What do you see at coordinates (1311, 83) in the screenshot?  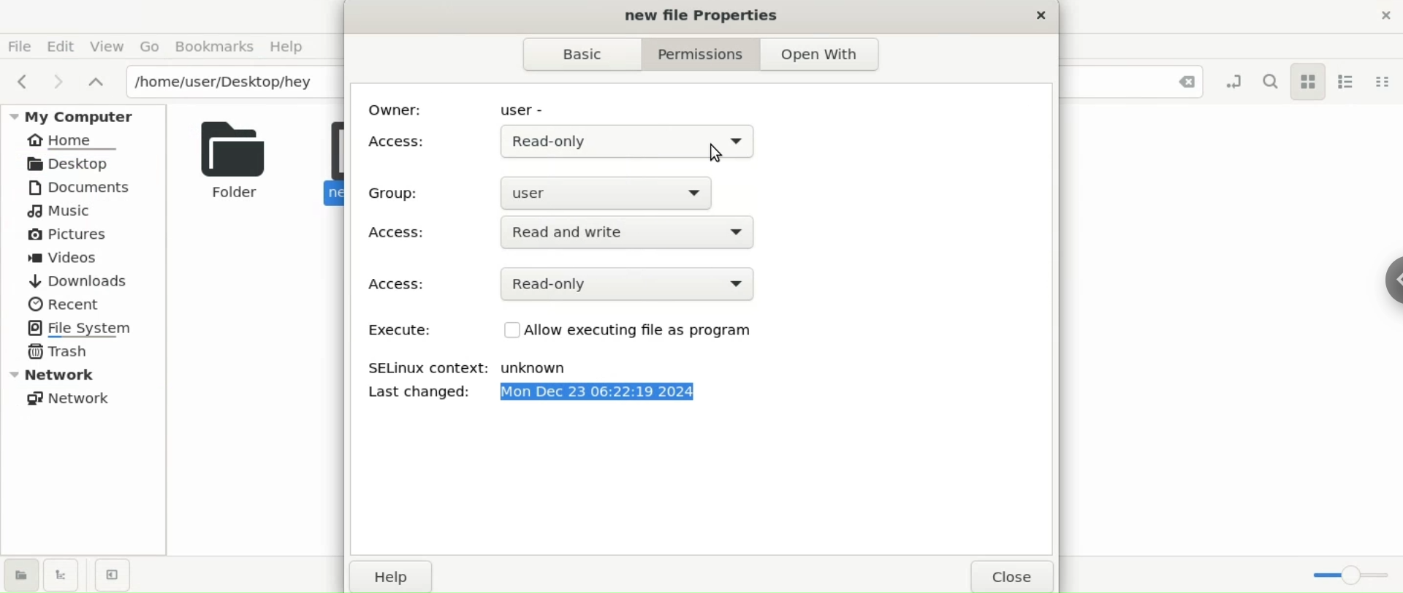 I see `icon view` at bounding box center [1311, 83].